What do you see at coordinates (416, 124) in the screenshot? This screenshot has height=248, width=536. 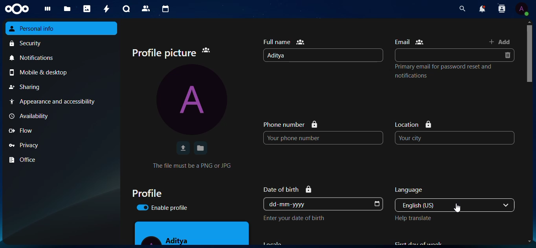 I see `location` at bounding box center [416, 124].